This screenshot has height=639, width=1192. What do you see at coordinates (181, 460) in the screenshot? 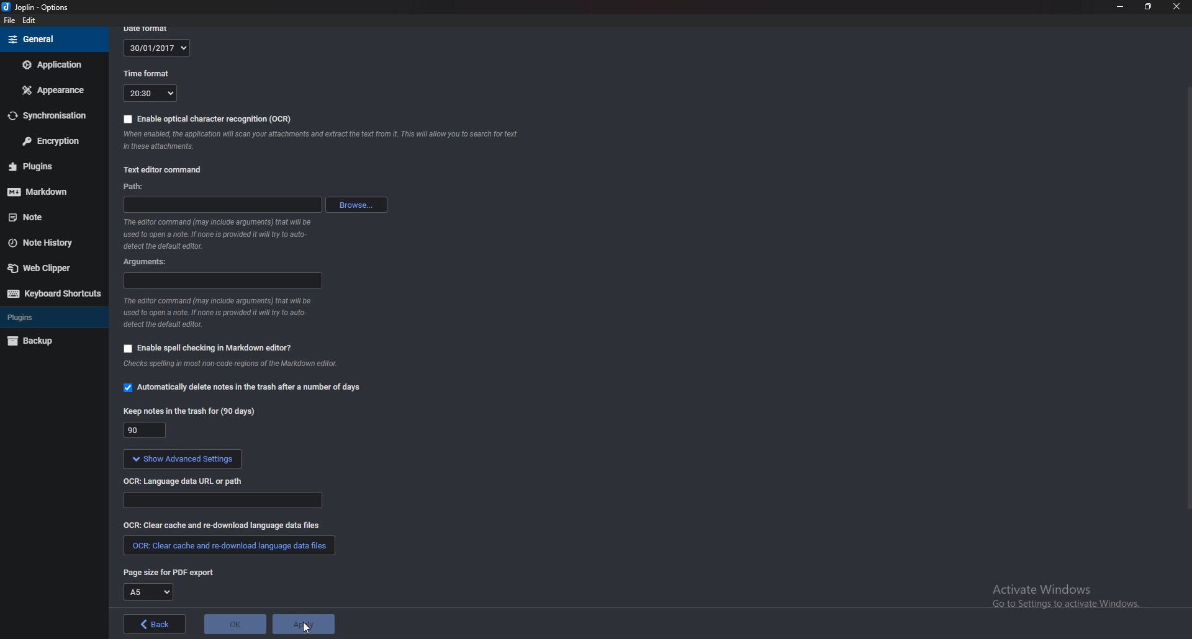
I see `show advanced settings` at bounding box center [181, 460].